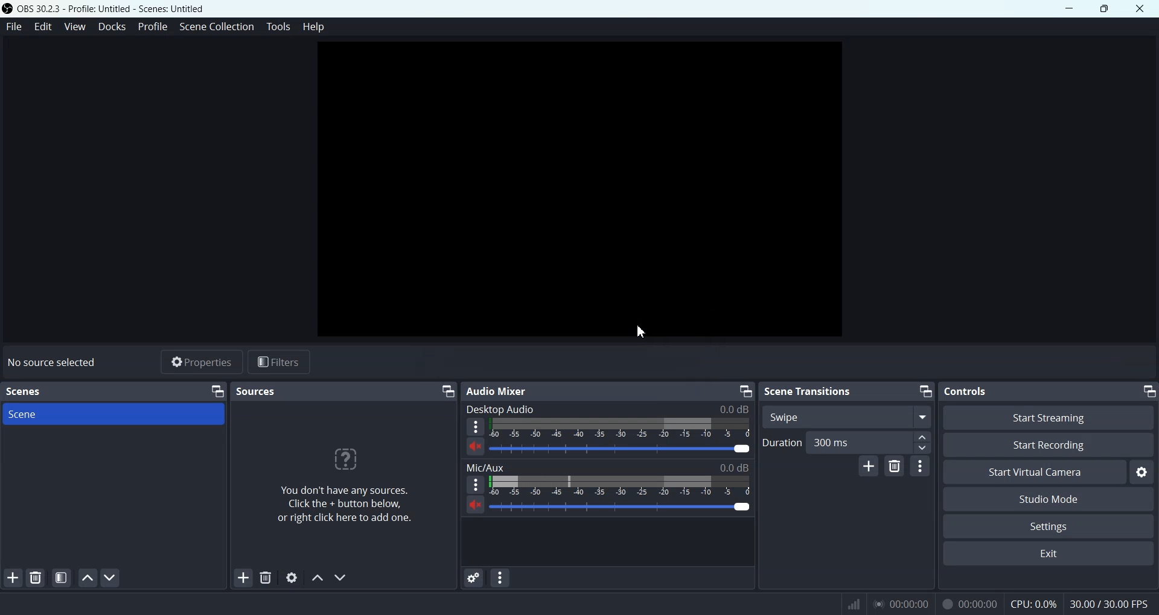 The height and width of the screenshot is (615, 1159). Describe the element at coordinates (112, 27) in the screenshot. I see `Docks` at that location.